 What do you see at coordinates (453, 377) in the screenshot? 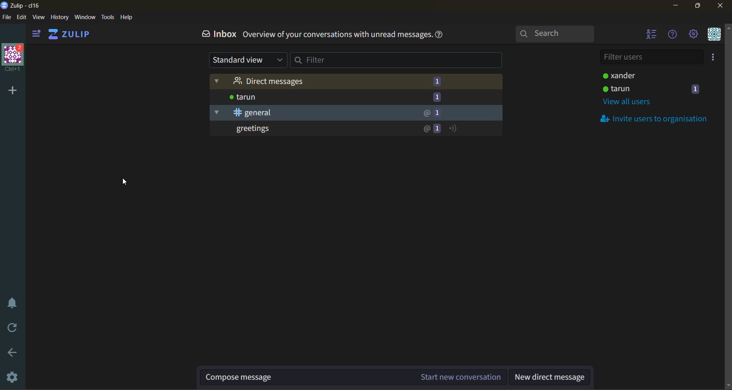
I see `Start new conversation` at bounding box center [453, 377].